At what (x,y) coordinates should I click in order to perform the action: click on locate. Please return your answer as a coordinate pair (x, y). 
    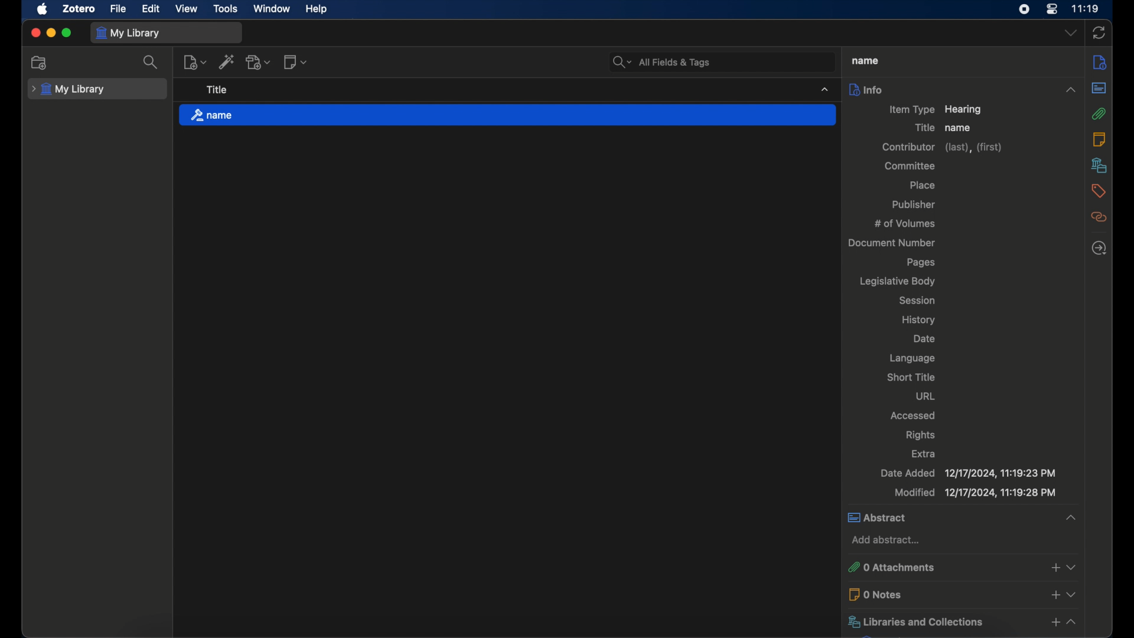
    Looking at the image, I should click on (1099, 248).